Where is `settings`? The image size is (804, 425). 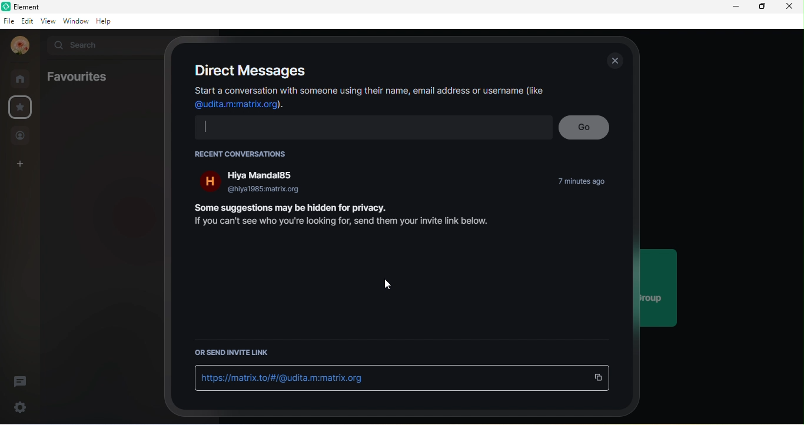
settings is located at coordinates (21, 409).